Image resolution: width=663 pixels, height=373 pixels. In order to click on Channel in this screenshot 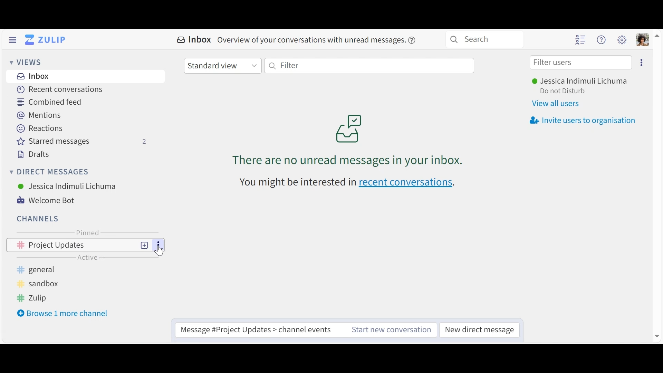, I will do `click(39, 219)`.